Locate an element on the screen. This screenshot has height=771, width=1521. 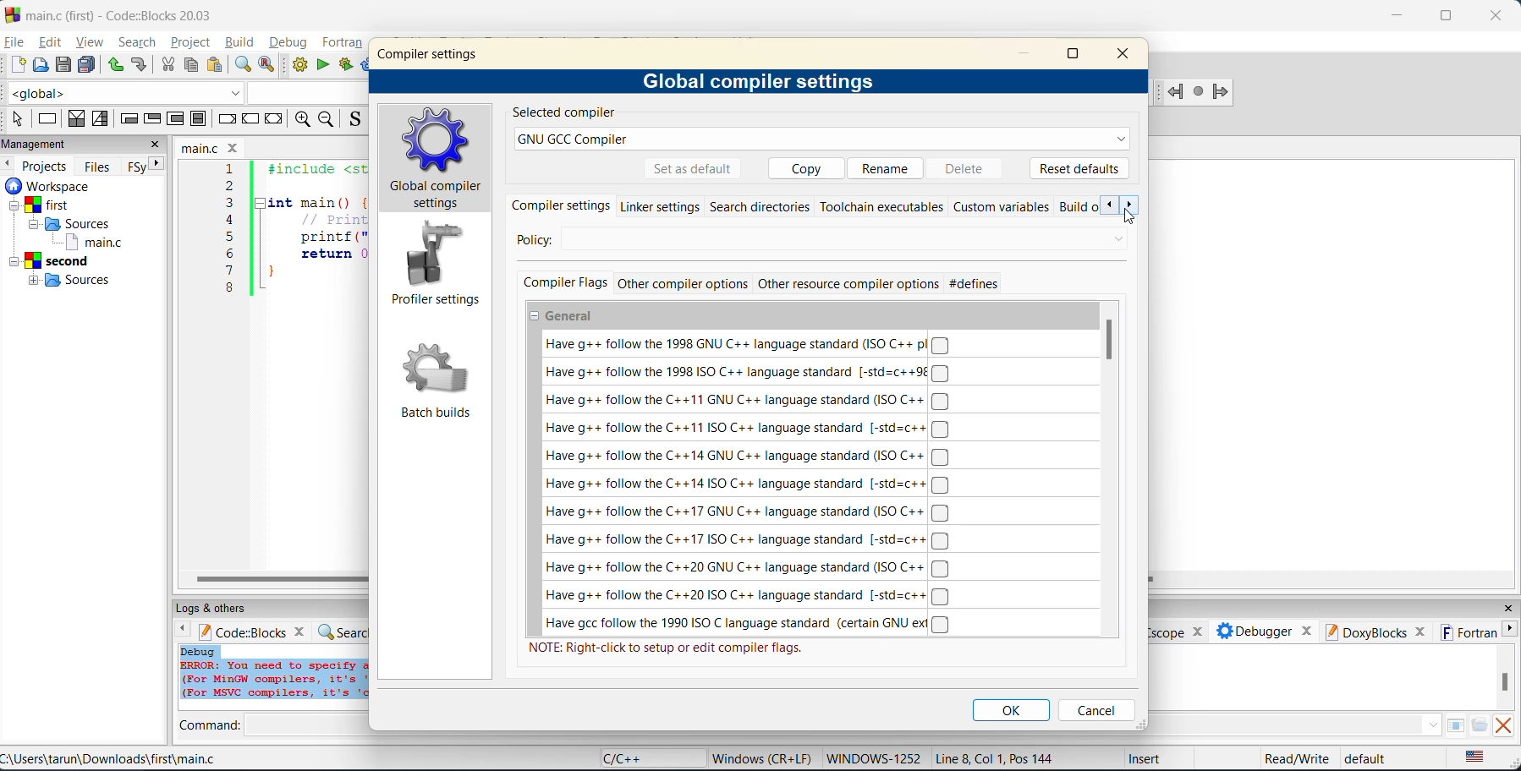
linker settings is located at coordinates (660, 205).